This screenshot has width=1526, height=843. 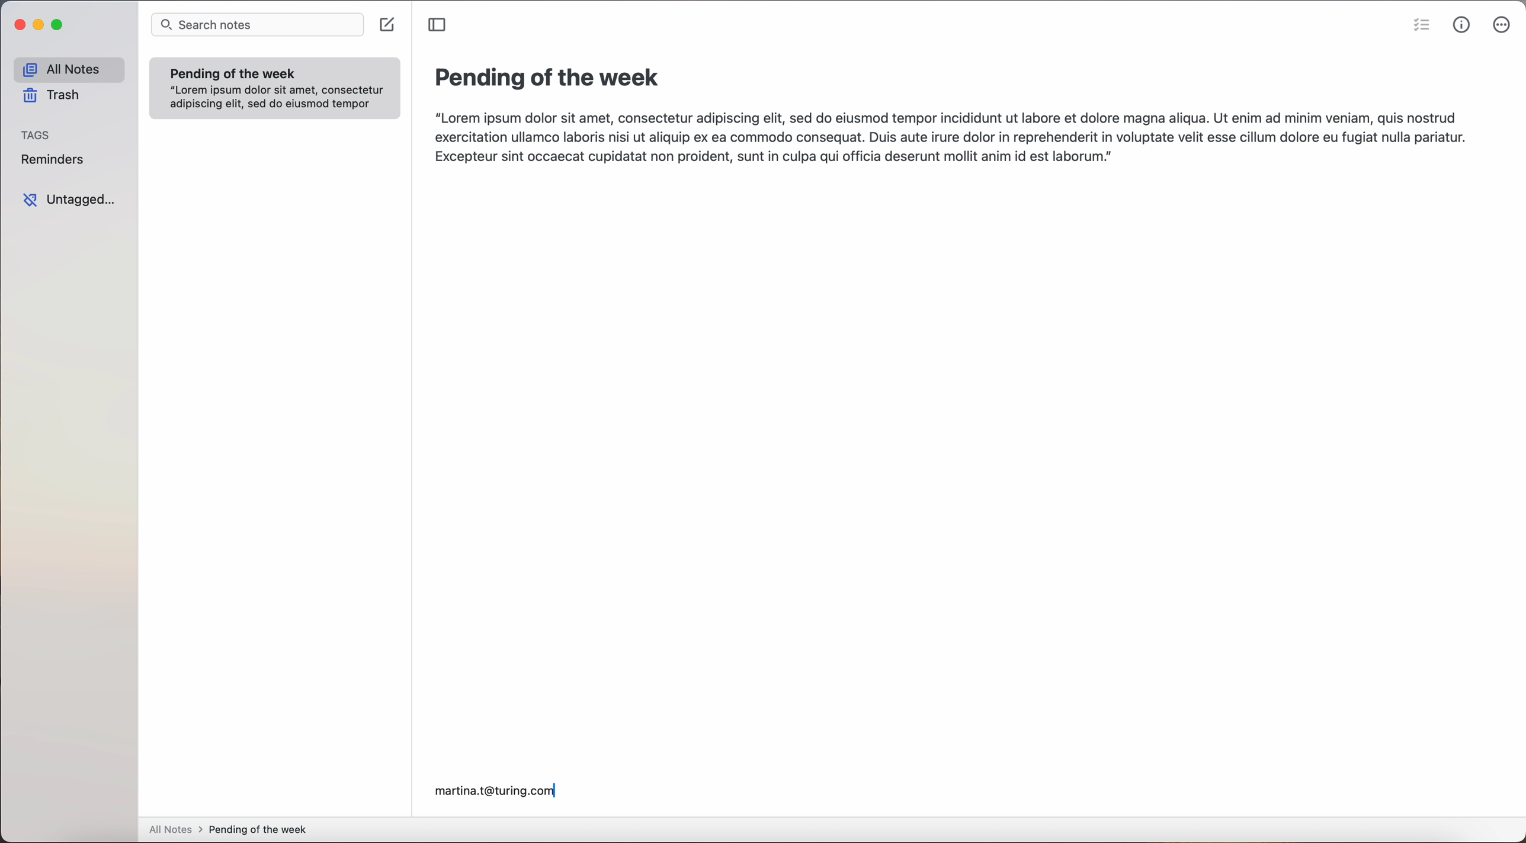 What do you see at coordinates (233, 831) in the screenshot?
I see `all notes > pending of the week` at bounding box center [233, 831].